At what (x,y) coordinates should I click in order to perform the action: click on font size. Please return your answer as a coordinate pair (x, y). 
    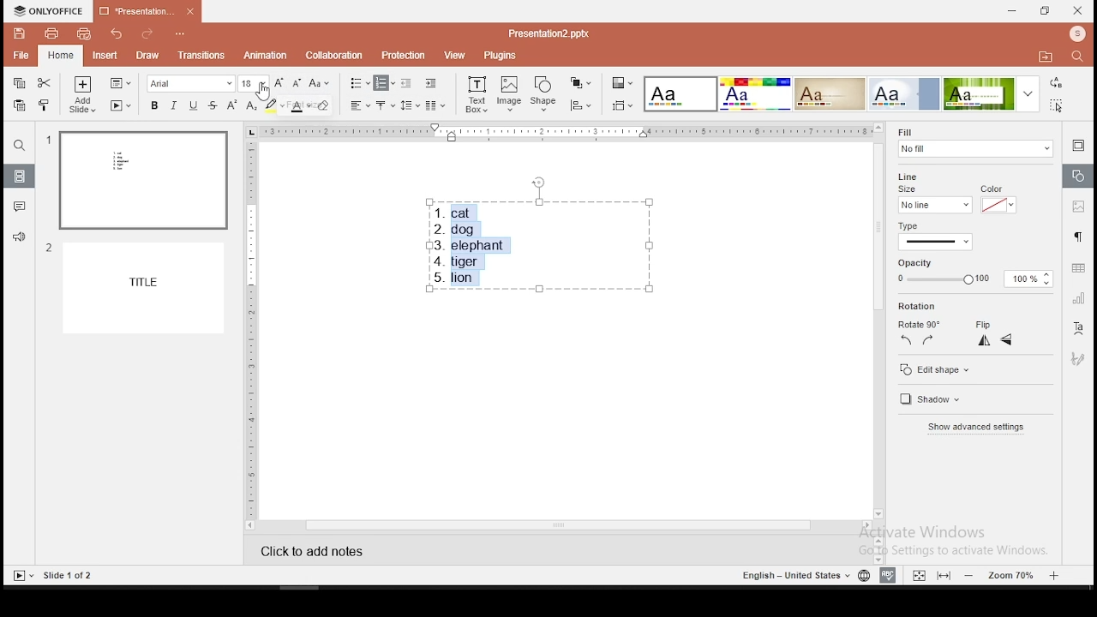
    Looking at the image, I should click on (254, 83).